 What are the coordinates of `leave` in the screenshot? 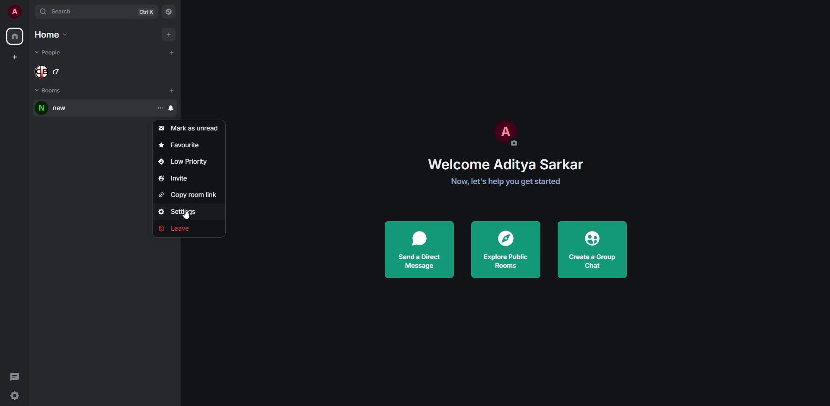 It's located at (180, 228).